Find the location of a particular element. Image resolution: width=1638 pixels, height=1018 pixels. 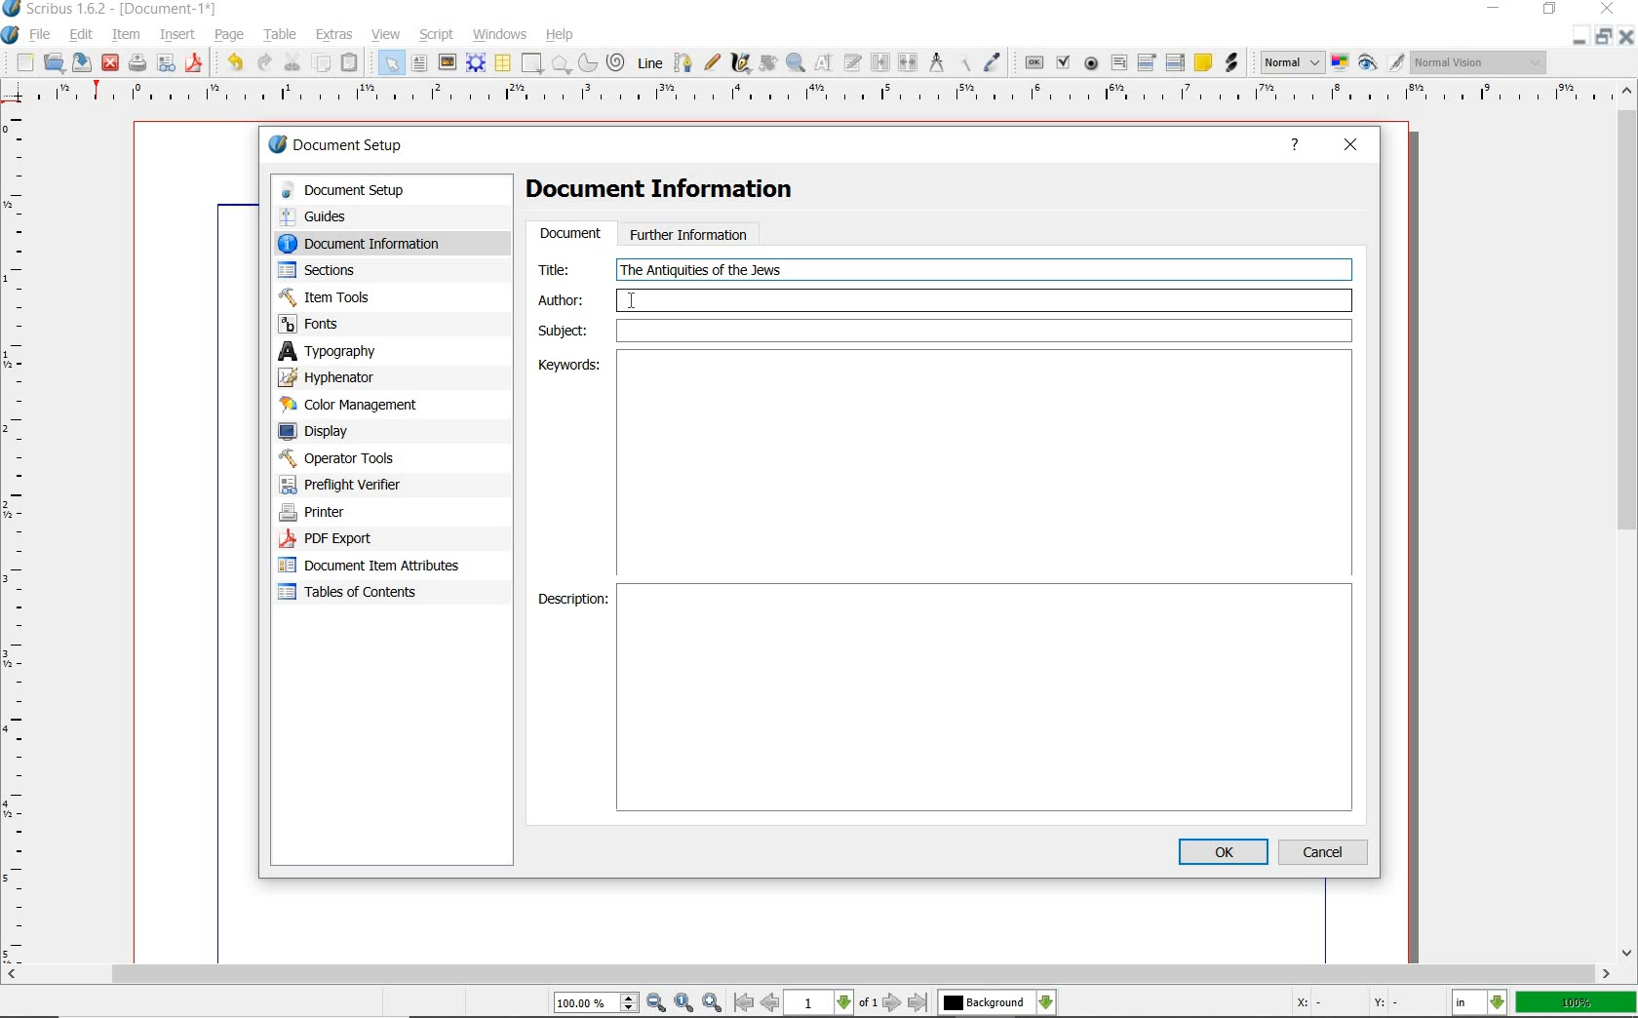

PDF Export is located at coordinates (361, 538).